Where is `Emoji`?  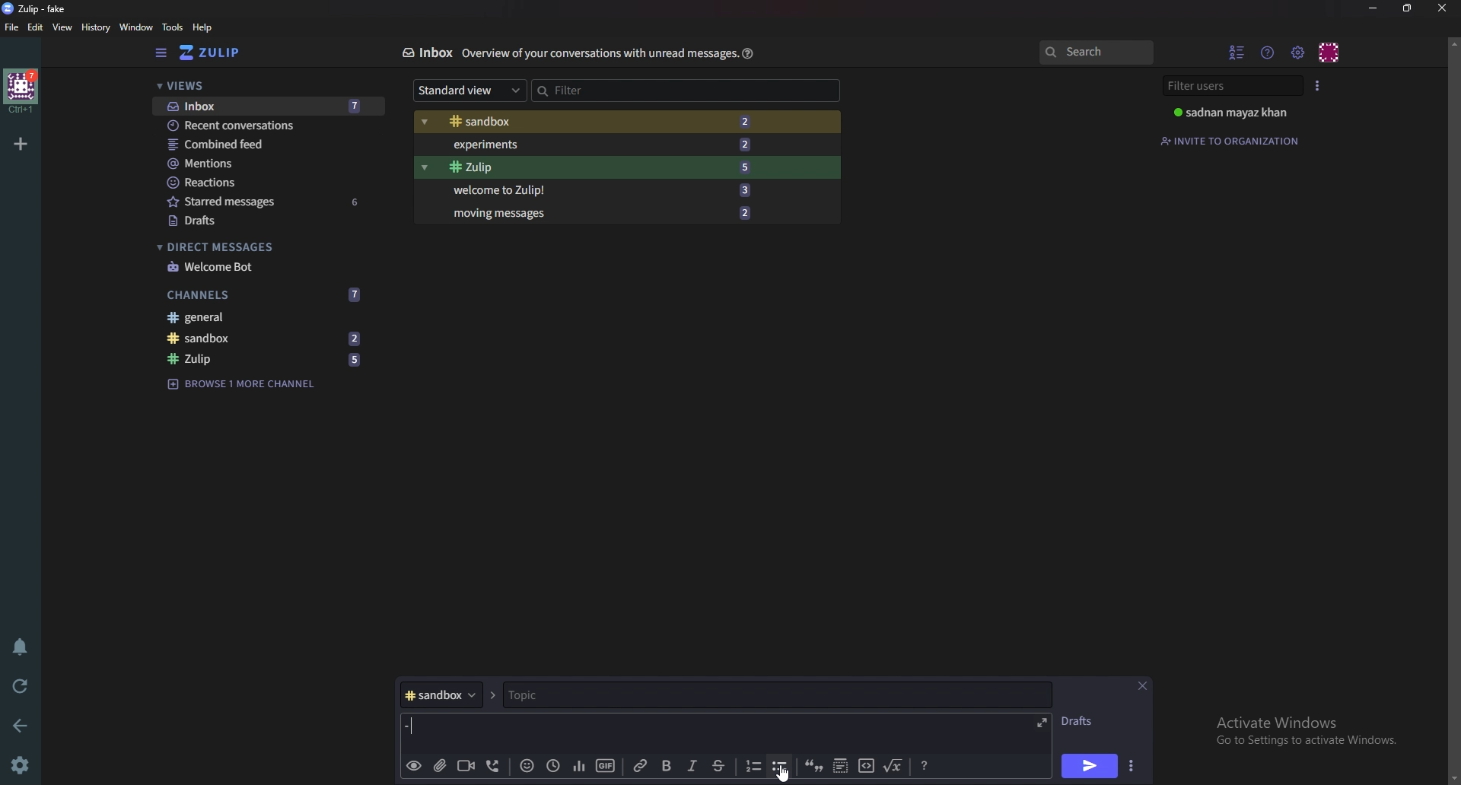
Emoji is located at coordinates (527, 764).